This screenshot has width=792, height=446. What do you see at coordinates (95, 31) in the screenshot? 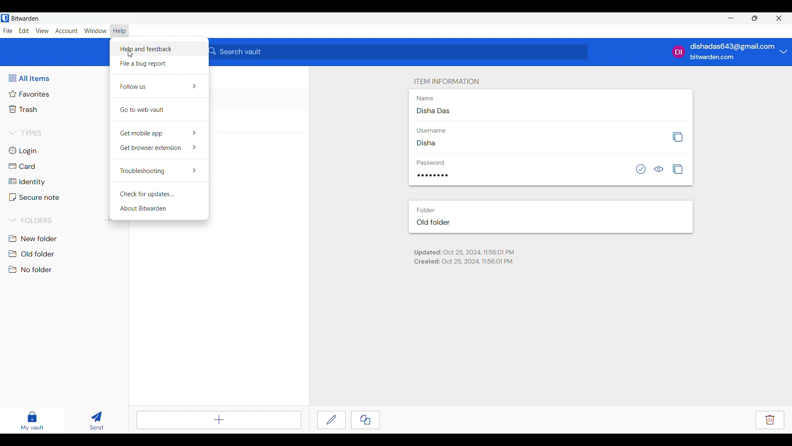
I see `Window menu` at bounding box center [95, 31].